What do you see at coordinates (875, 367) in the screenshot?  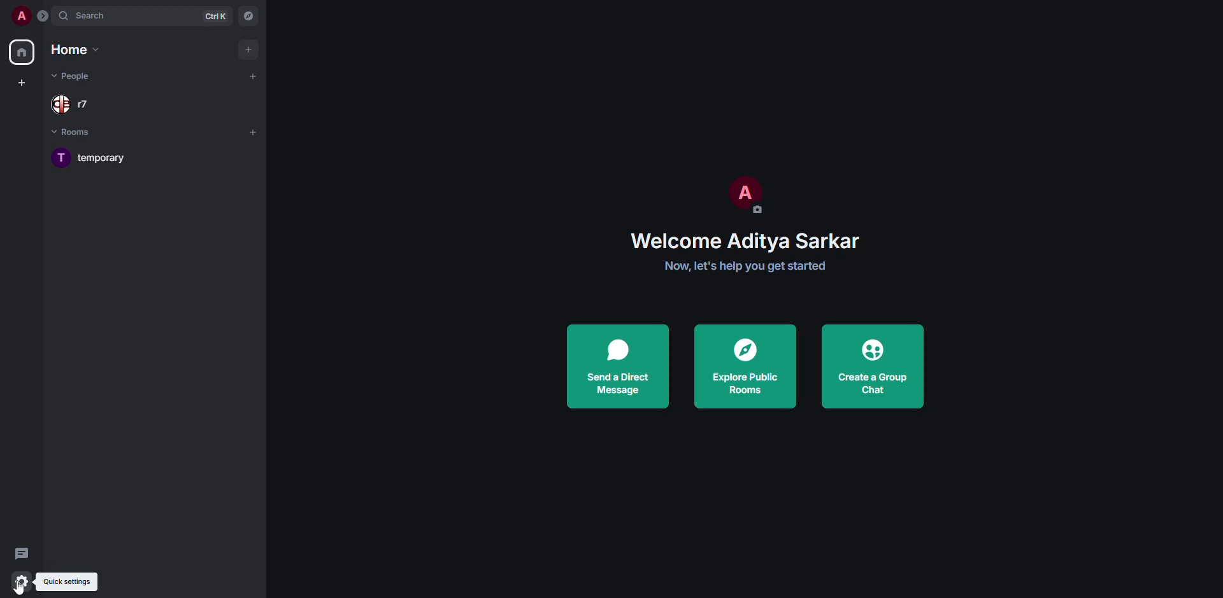 I see `create a group chat` at bounding box center [875, 367].